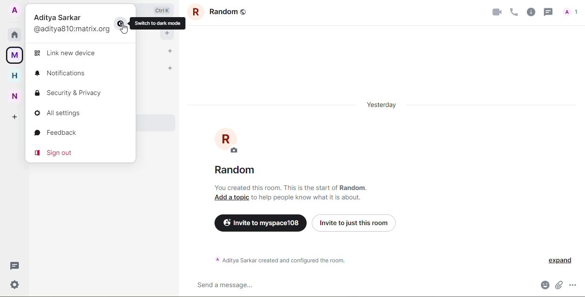 This screenshot has height=297, width=585. I want to click on A Aditya Sarkar created and configured the room., so click(286, 263).